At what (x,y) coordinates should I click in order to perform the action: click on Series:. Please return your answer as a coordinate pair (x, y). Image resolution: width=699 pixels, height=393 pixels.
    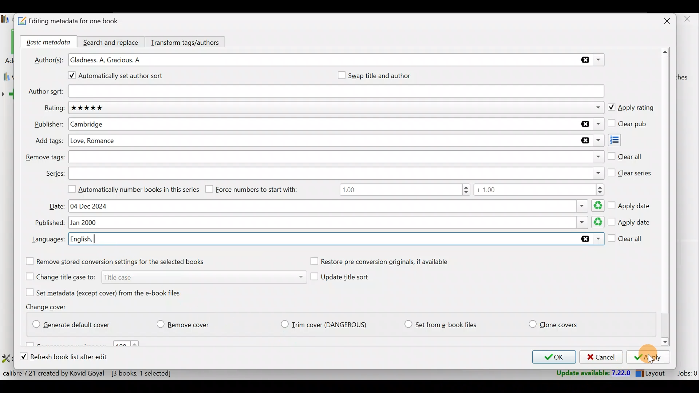
    Looking at the image, I should click on (55, 174).